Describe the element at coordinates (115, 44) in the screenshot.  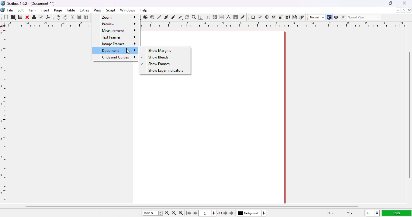
I see `image frames` at that location.